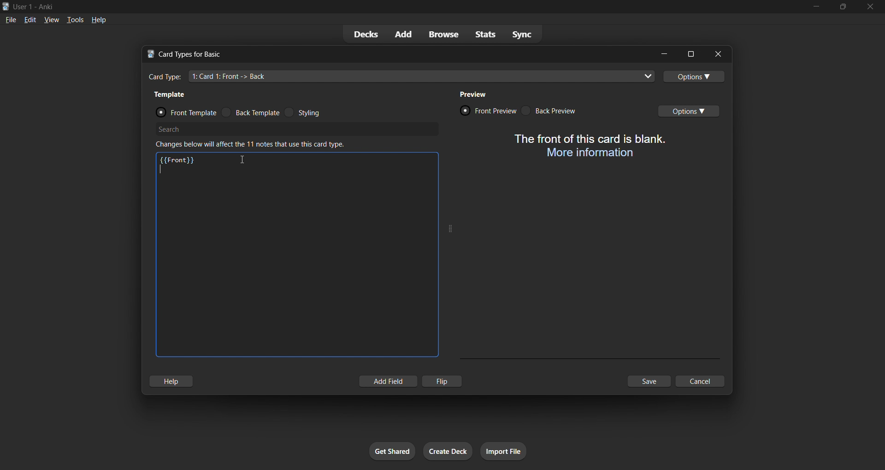 The width and height of the screenshot is (885, 470). I want to click on front preview, so click(487, 110).